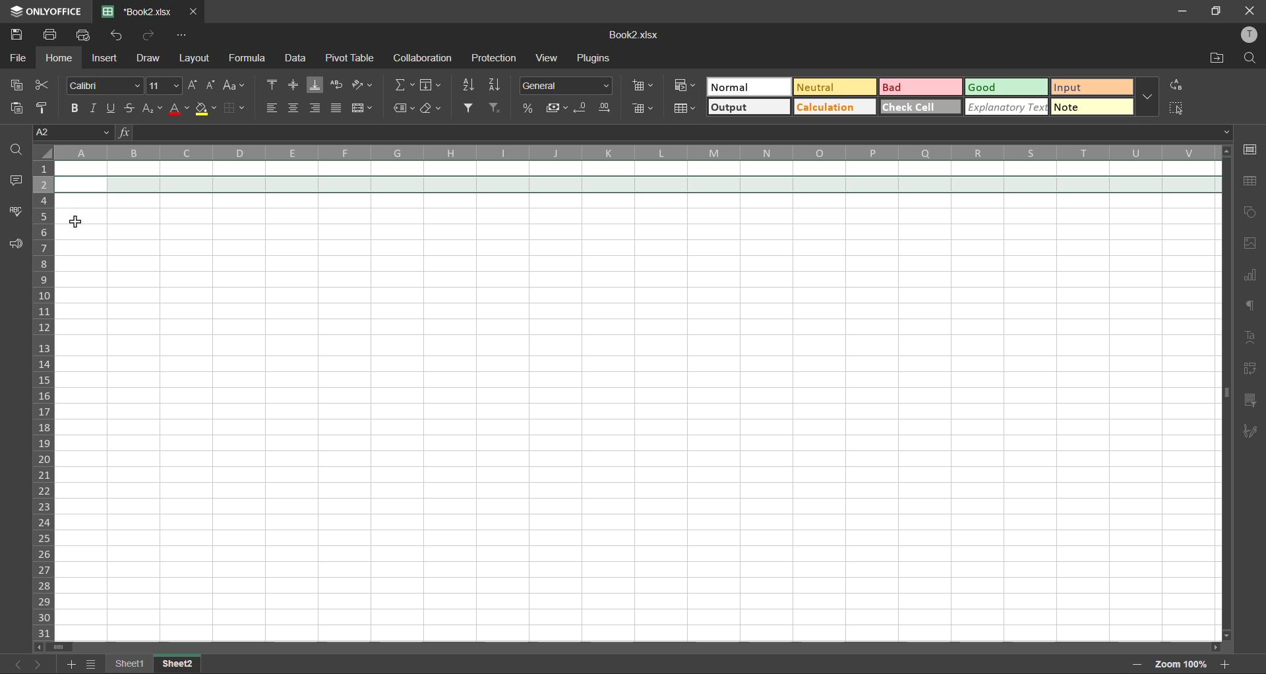 The width and height of the screenshot is (1266, 674). What do you see at coordinates (363, 108) in the screenshot?
I see `merge and center` at bounding box center [363, 108].